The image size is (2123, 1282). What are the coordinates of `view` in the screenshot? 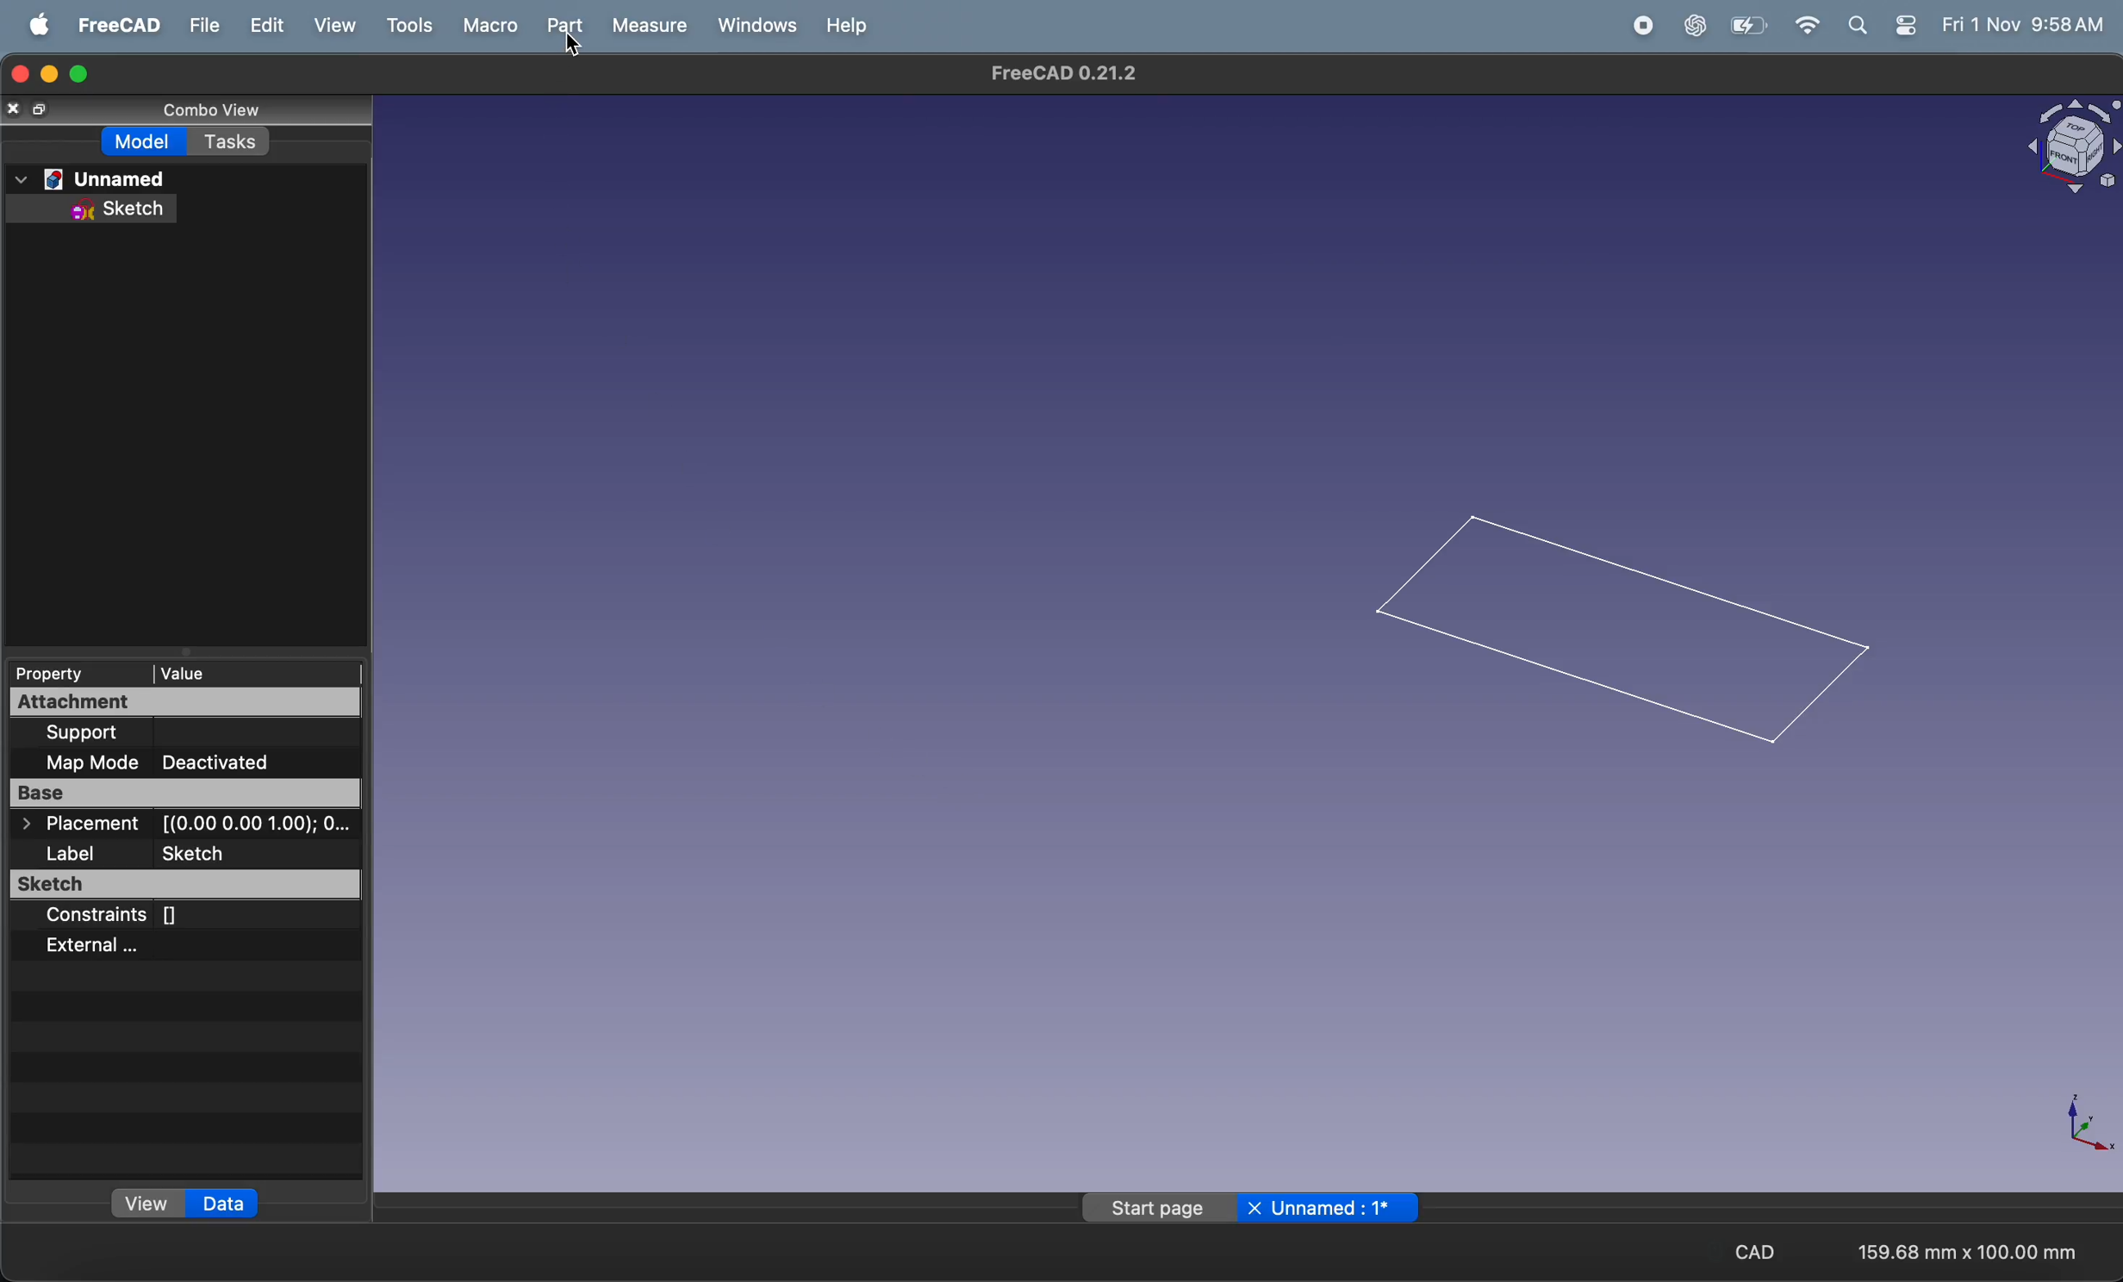 It's located at (329, 26).